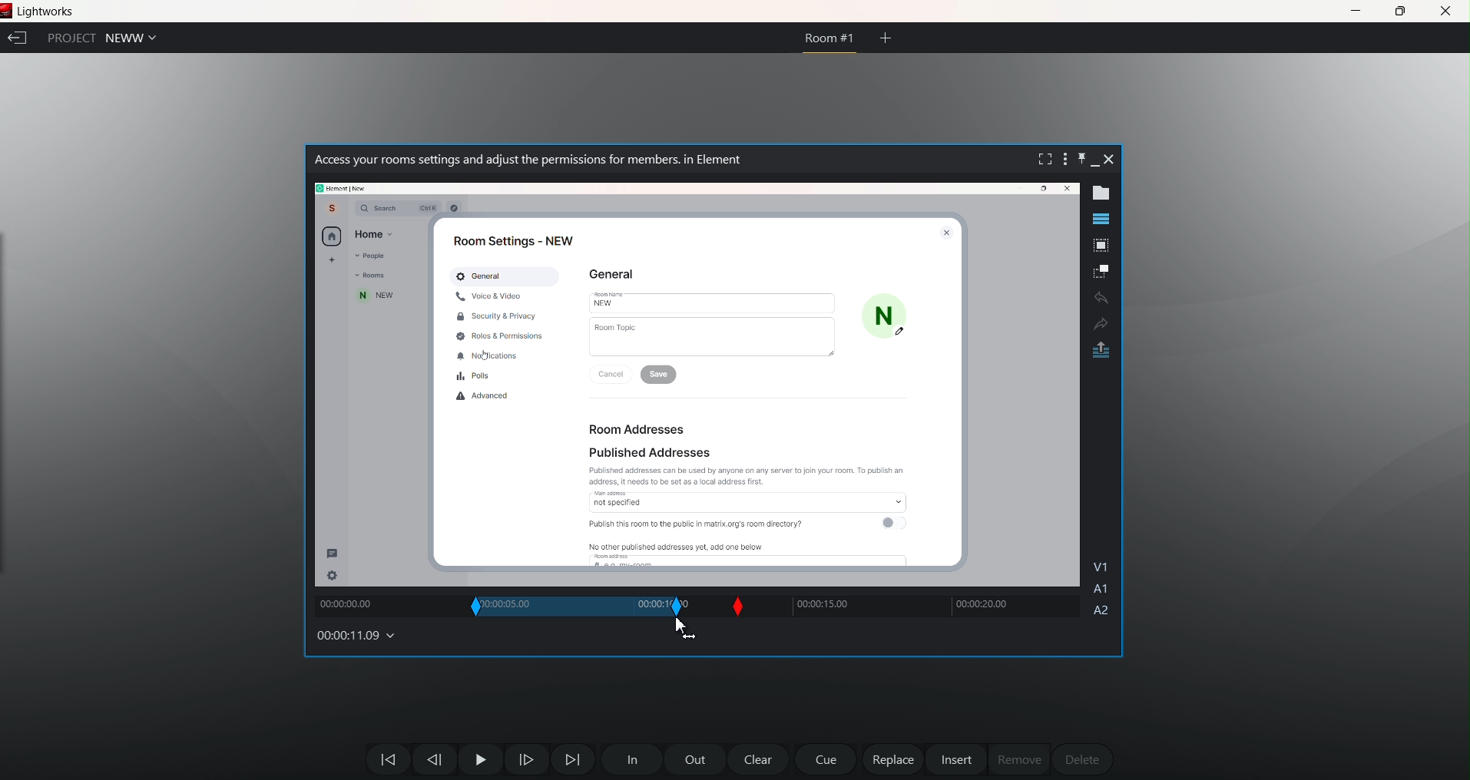 This screenshot has height=780, width=1470. What do you see at coordinates (1102, 349) in the screenshot?
I see `pop out` at bounding box center [1102, 349].